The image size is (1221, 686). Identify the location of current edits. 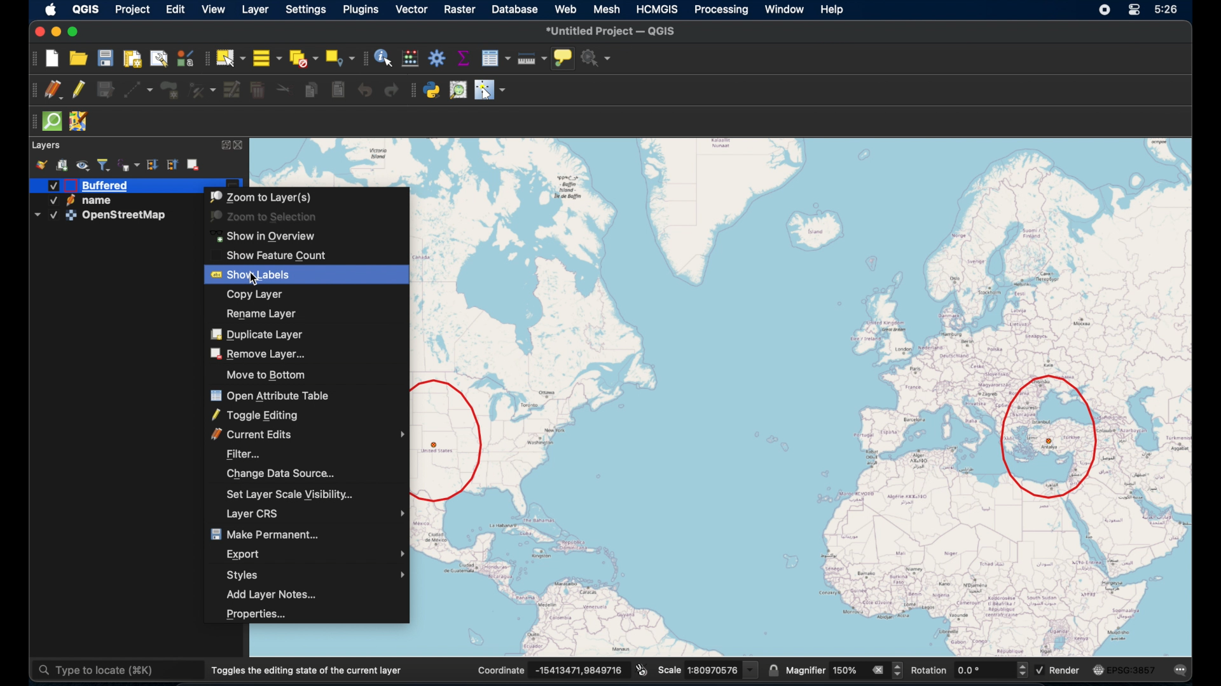
(54, 90).